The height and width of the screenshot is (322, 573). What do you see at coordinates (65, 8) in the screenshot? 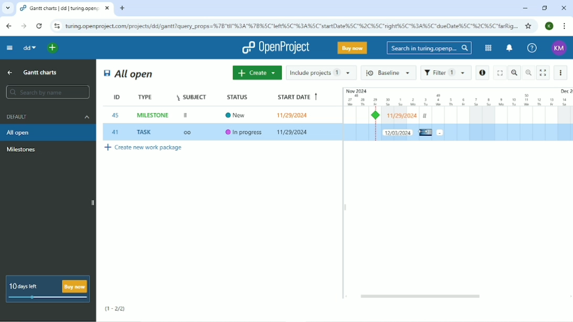
I see `Current tab` at bounding box center [65, 8].